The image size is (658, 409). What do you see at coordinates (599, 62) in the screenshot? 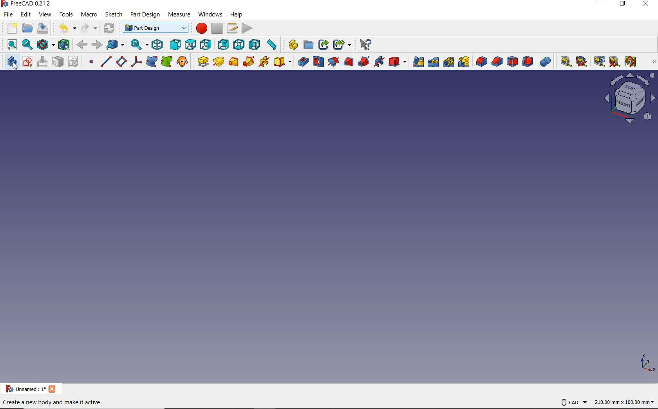
I see `REFRESH` at bounding box center [599, 62].